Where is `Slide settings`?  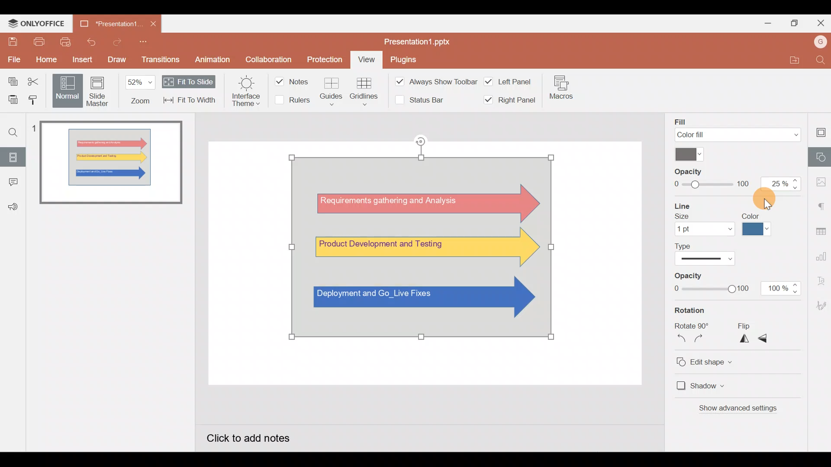
Slide settings is located at coordinates (818, 132).